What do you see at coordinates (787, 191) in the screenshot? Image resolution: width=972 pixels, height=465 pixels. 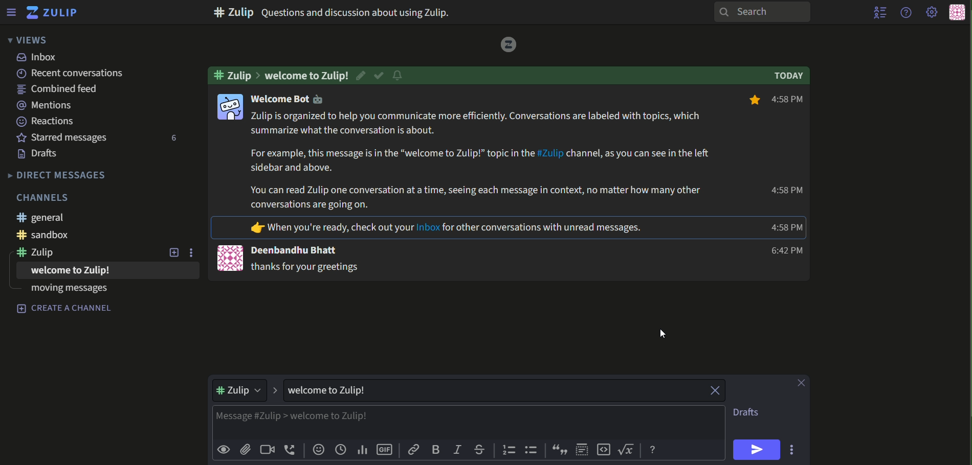 I see `text` at bounding box center [787, 191].